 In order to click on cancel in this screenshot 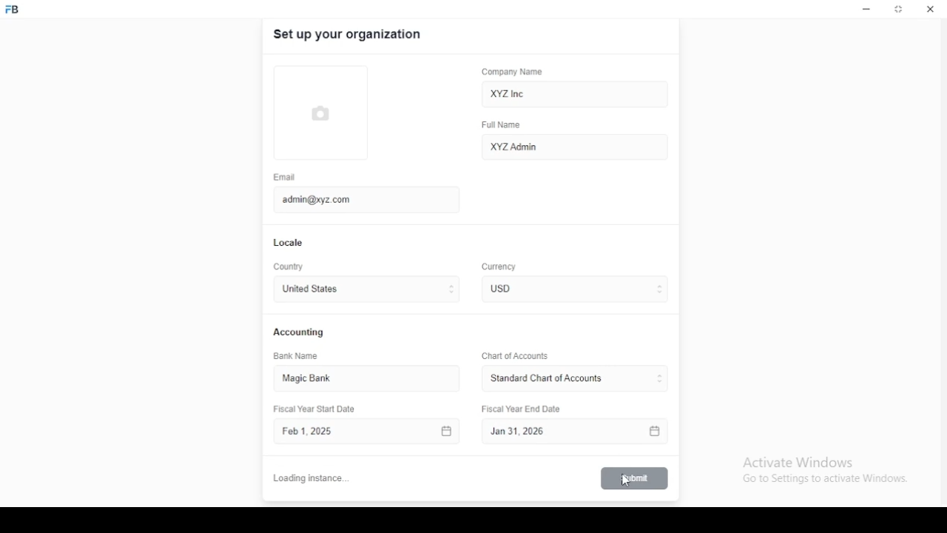, I will do `click(307, 479)`.